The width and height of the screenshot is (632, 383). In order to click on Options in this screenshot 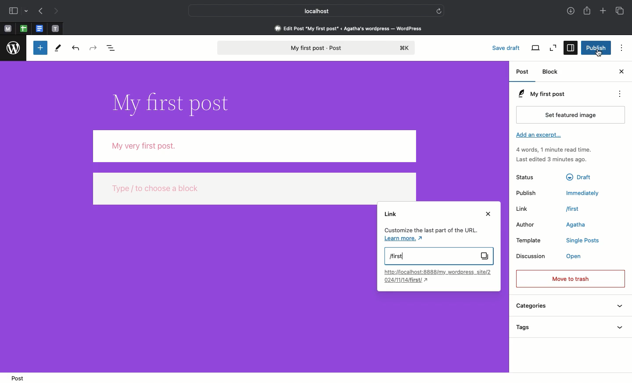, I will do `click(622, 47)`.